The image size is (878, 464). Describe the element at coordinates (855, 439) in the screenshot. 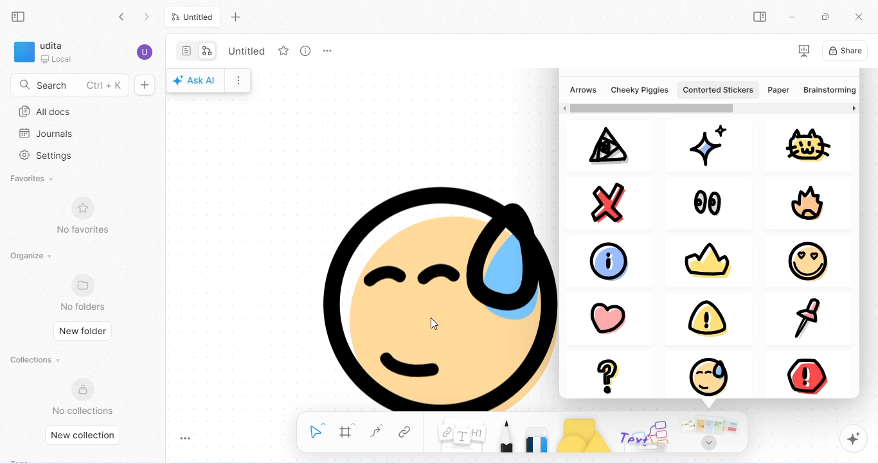

I see `AI assistant` at that location.